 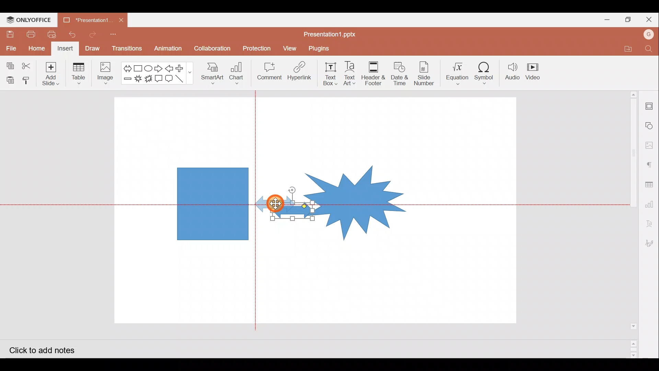 I want to click on Line, so click(x=182, y=78).